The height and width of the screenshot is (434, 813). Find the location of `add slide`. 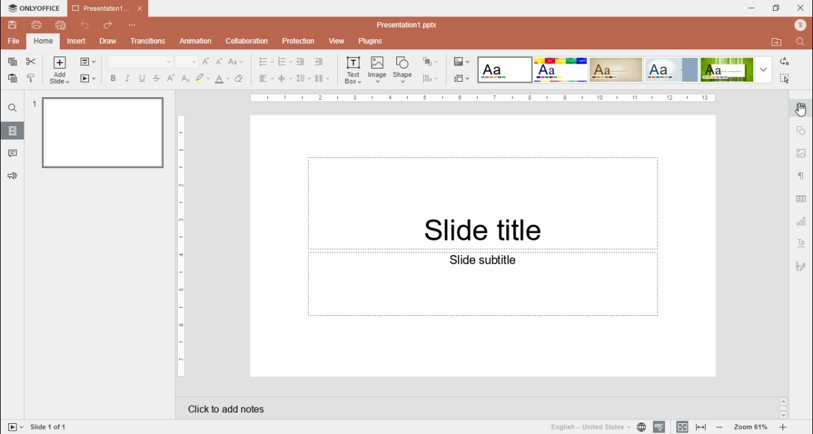

add slide is located at coordinates (59, 70).